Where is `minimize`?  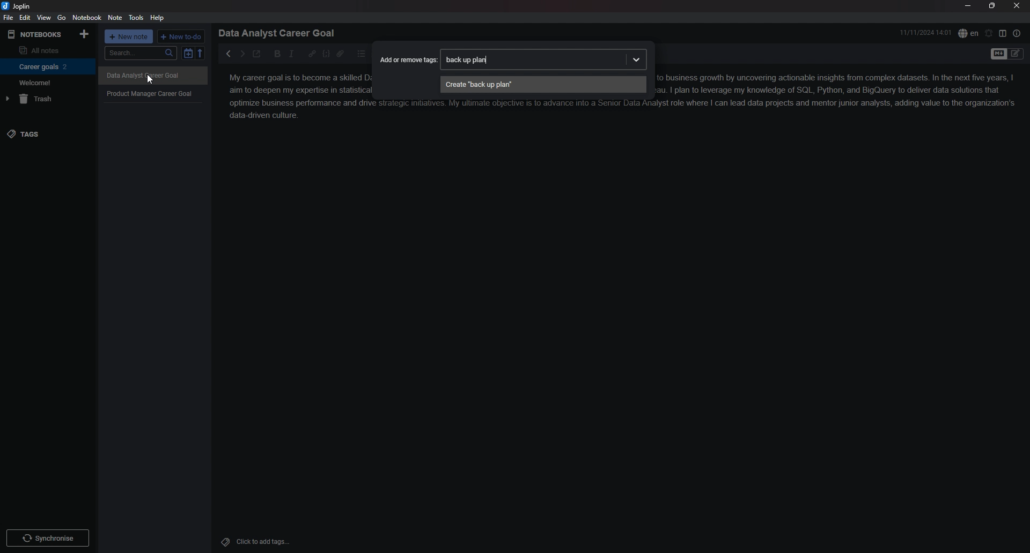
minimize is located at coordinates (967, 5).